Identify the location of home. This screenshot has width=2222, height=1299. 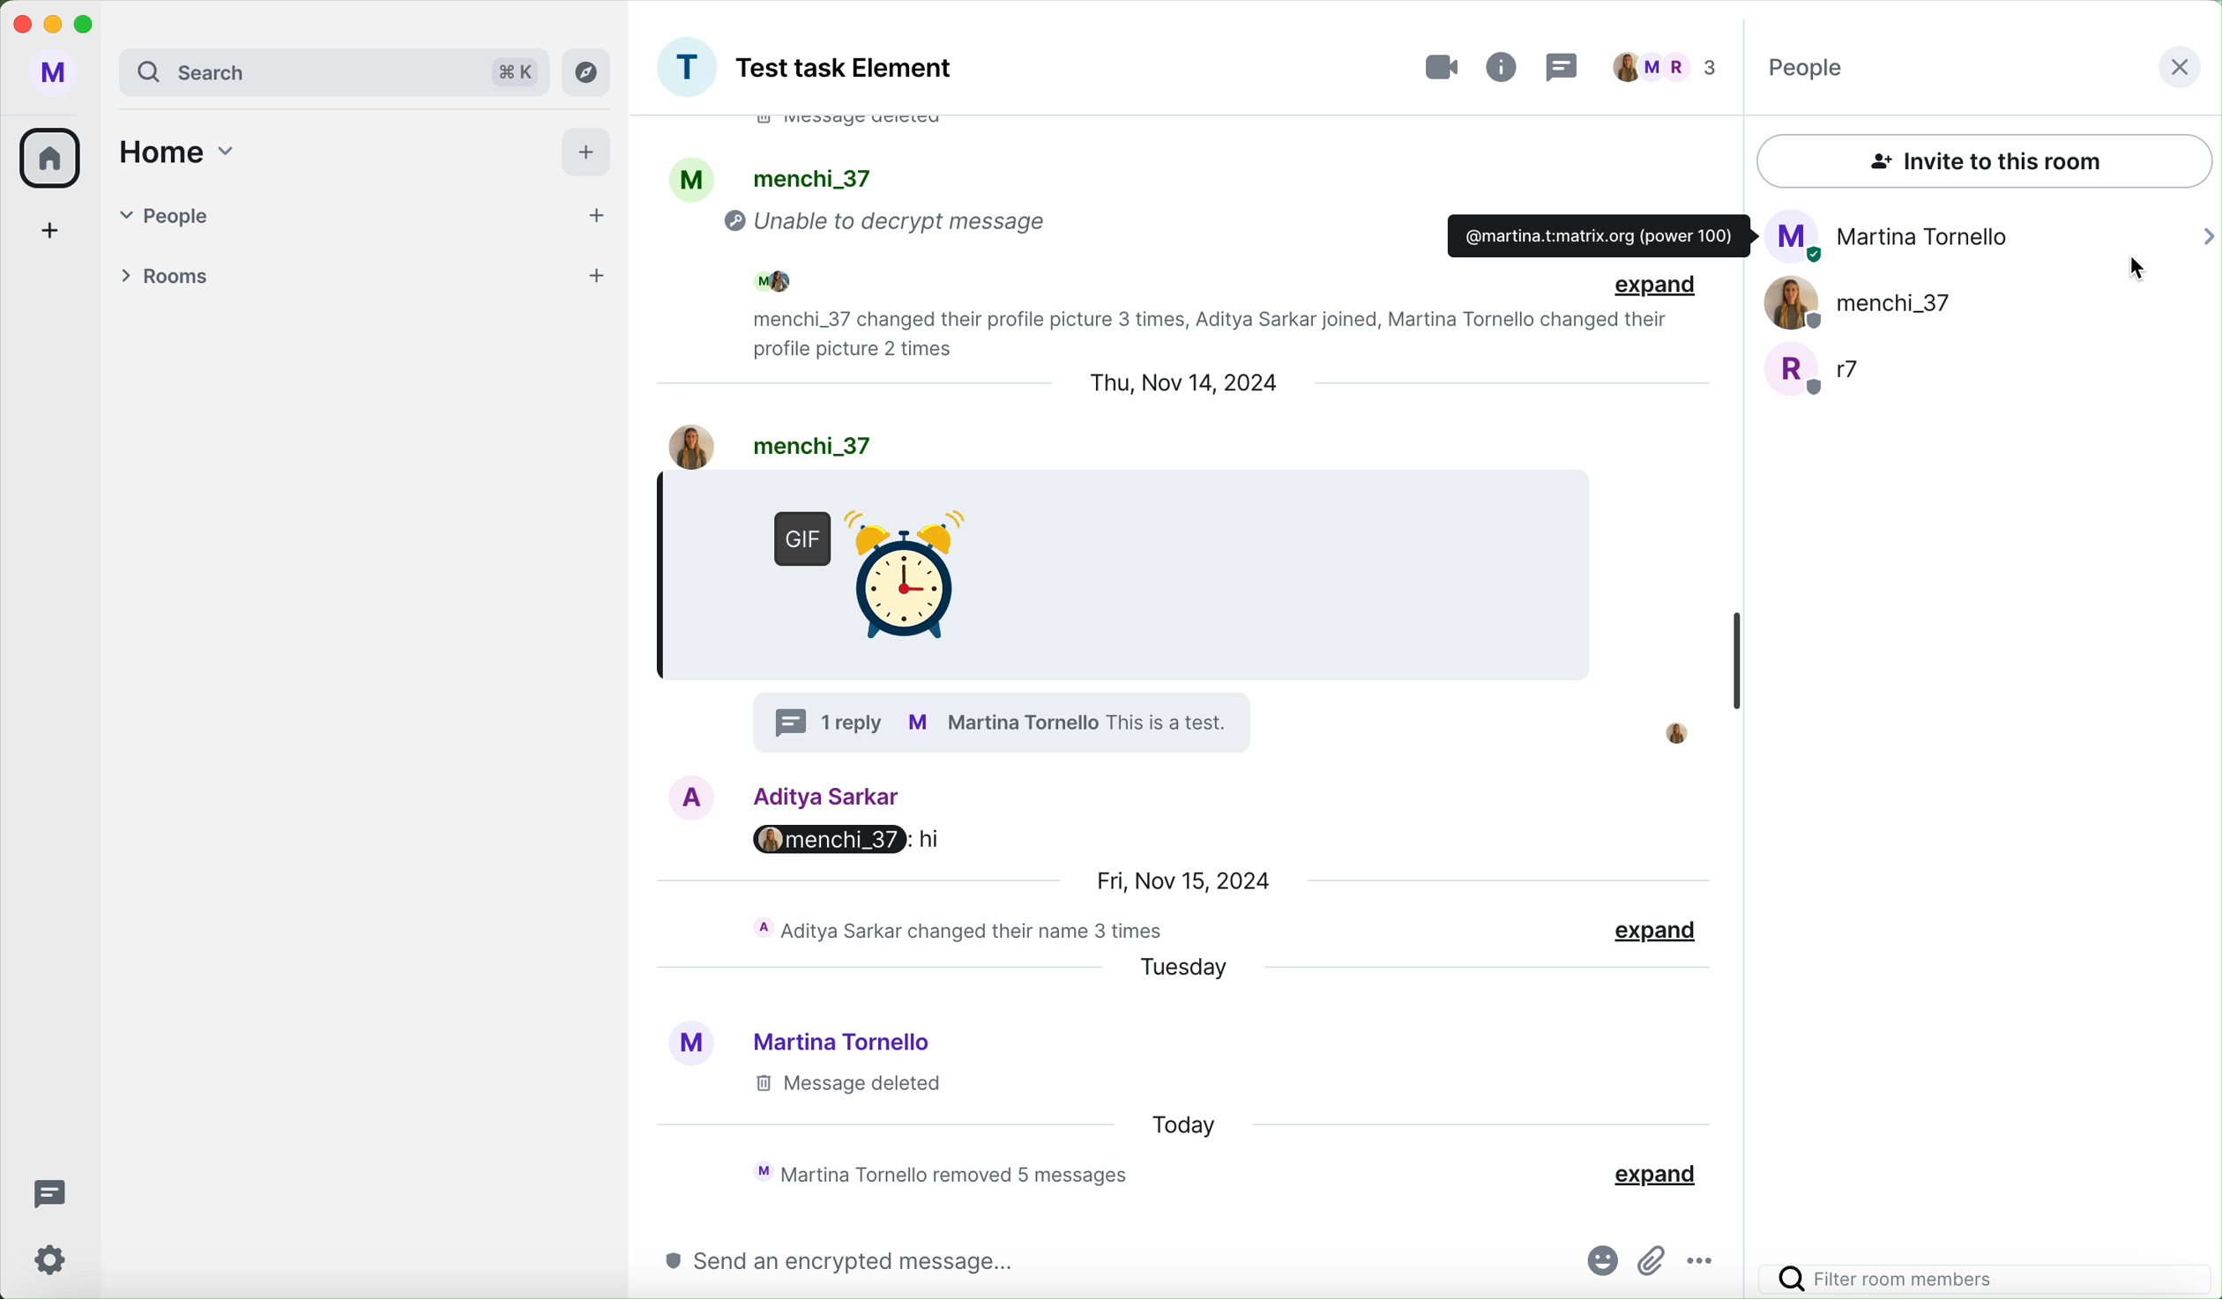
(183, 154).